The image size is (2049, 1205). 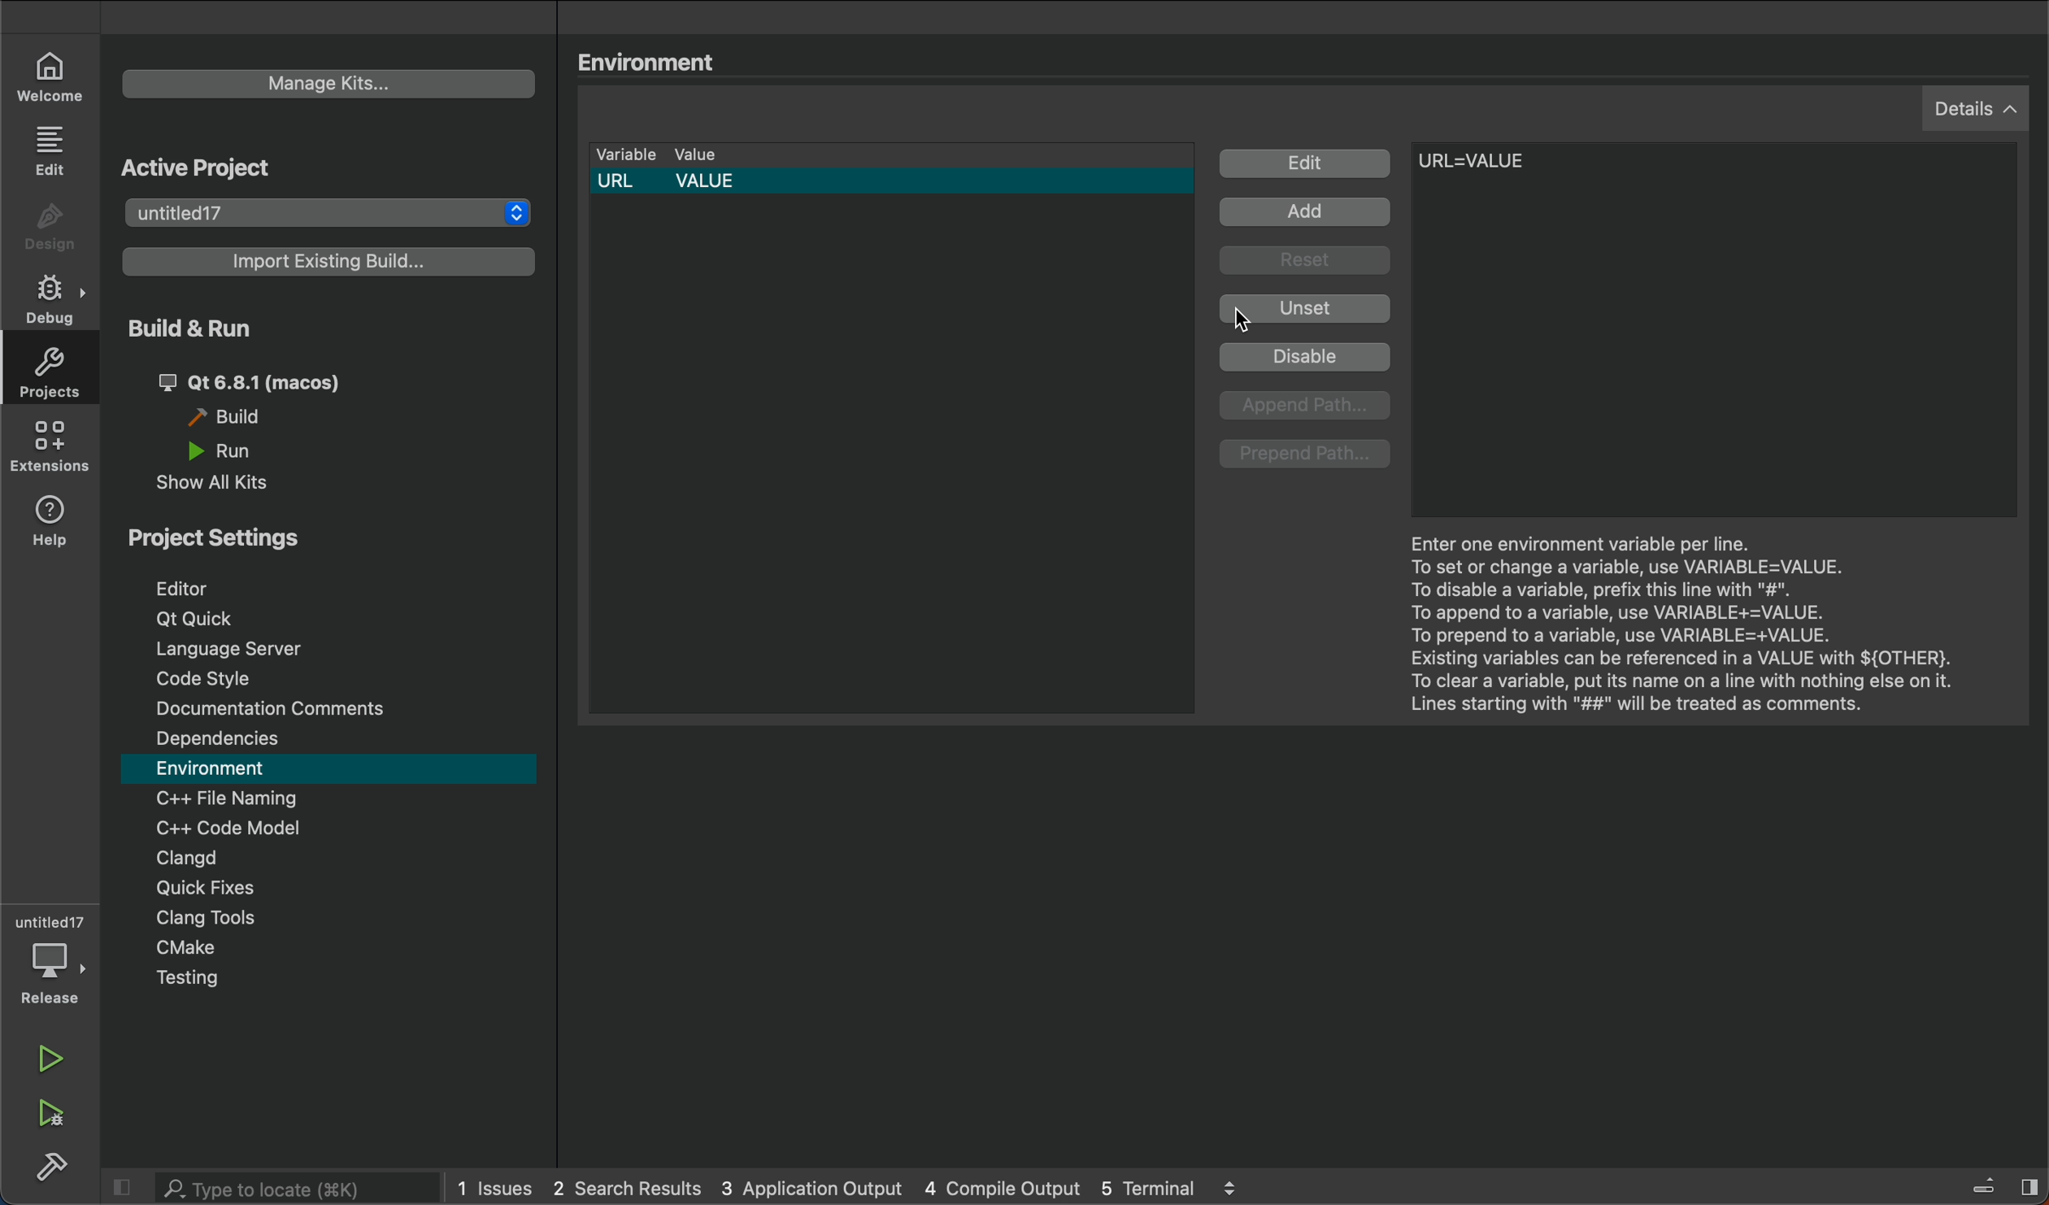 I want to click on build, so click(x=246, y=420).